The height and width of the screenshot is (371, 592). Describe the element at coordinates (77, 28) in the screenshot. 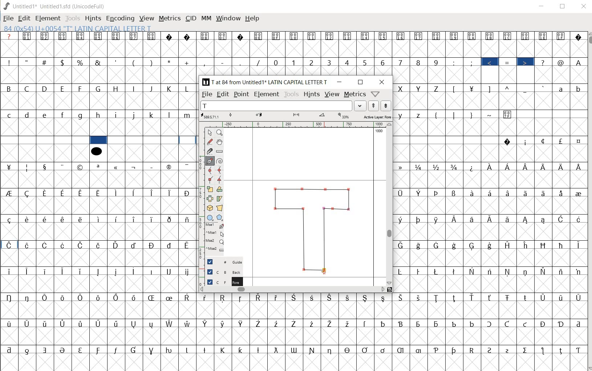

I see `glyph info` at that location.